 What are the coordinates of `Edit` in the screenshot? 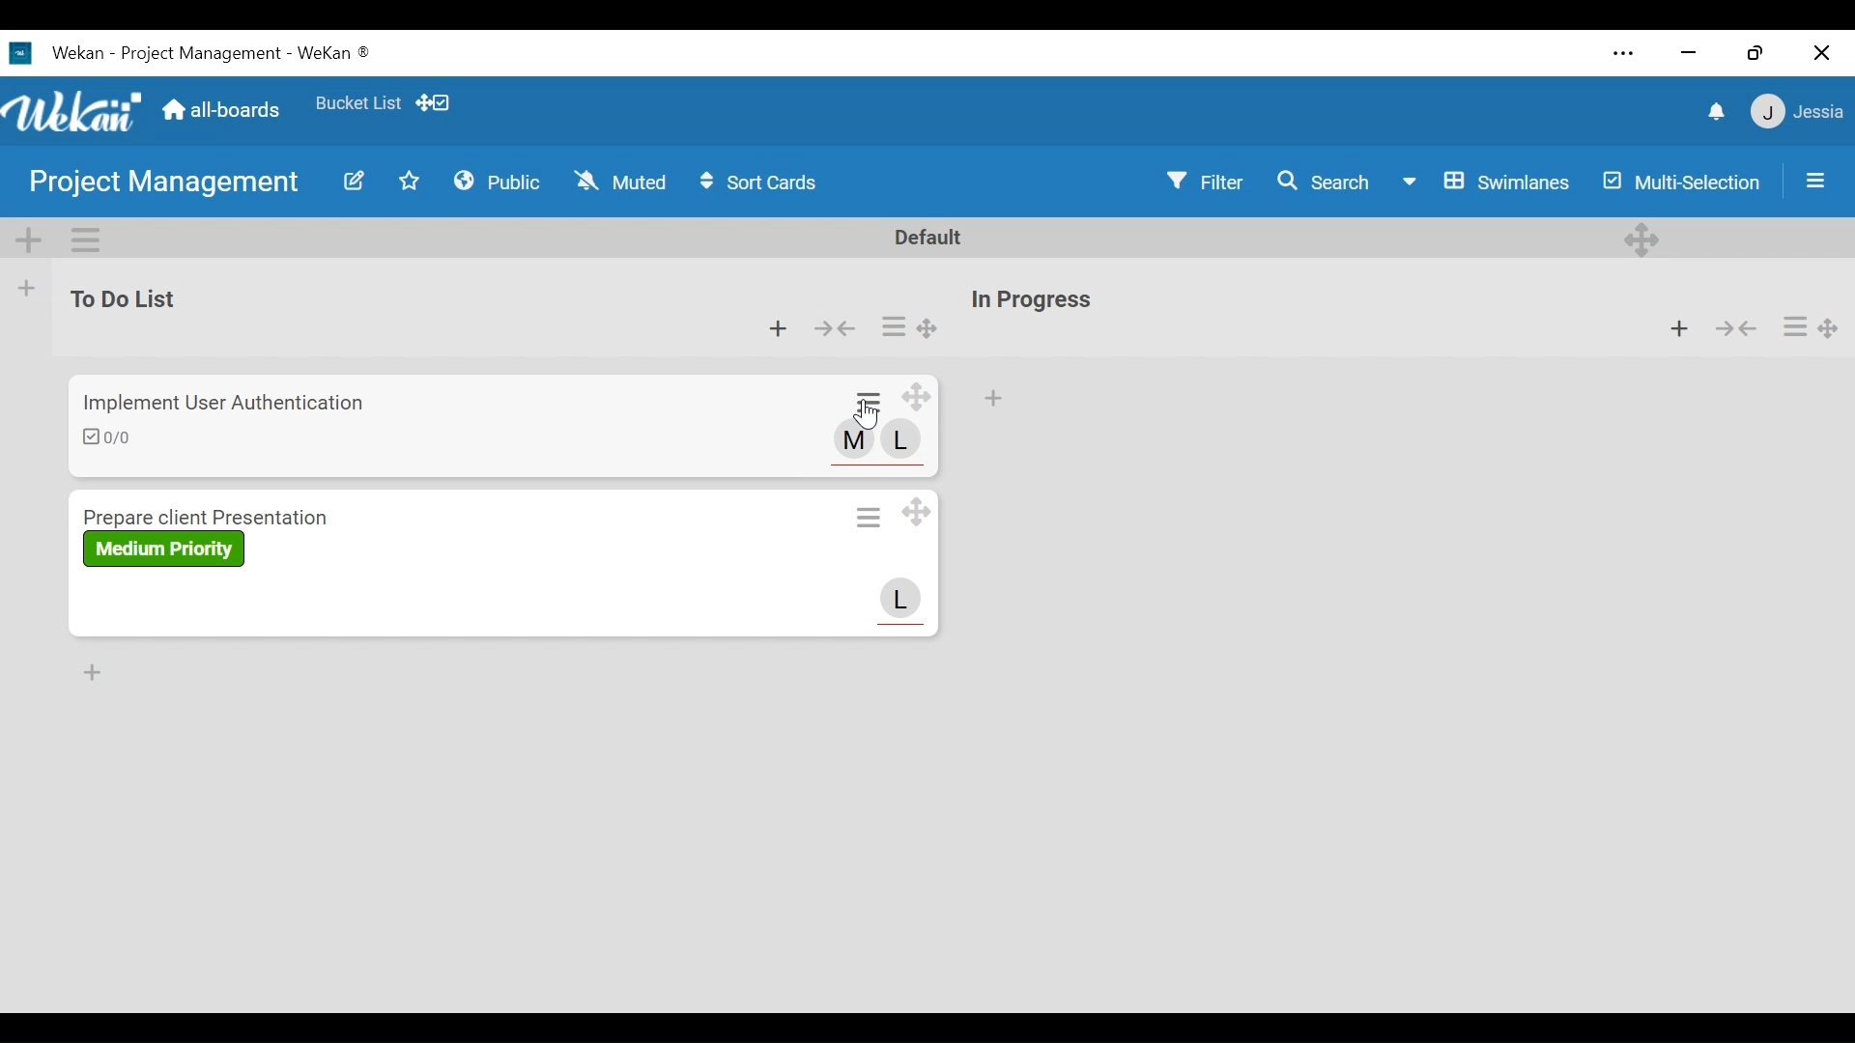 It's located at (353, 181).